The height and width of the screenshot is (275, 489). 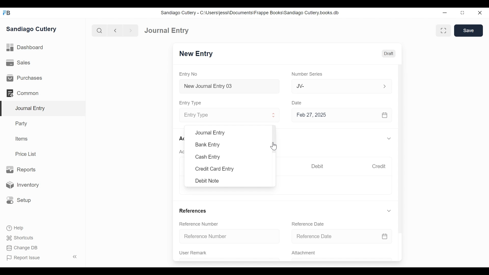 What do you see at coordinates (318, 166) in the screenshot?
I see `Debit` at bounding box center [318, 166].